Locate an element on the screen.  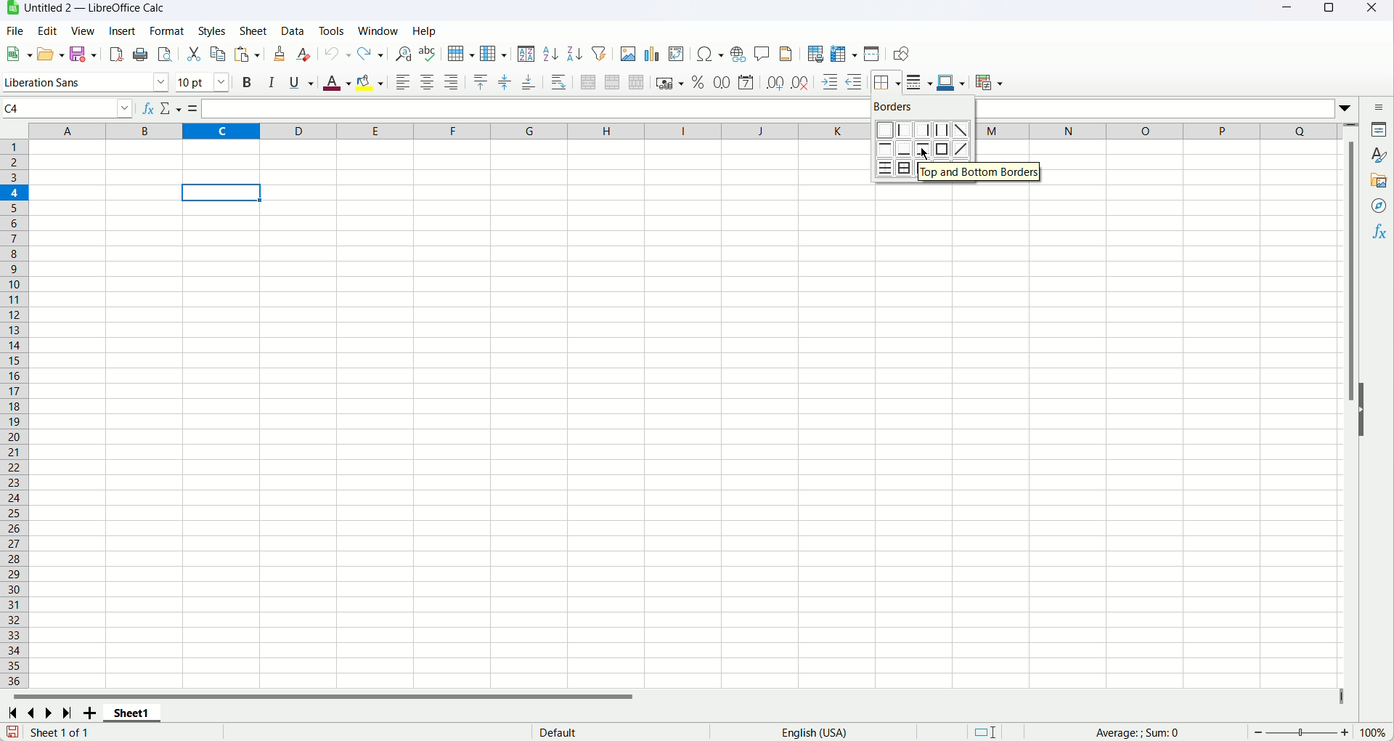
Insert image is located at coordinates (627, 53).